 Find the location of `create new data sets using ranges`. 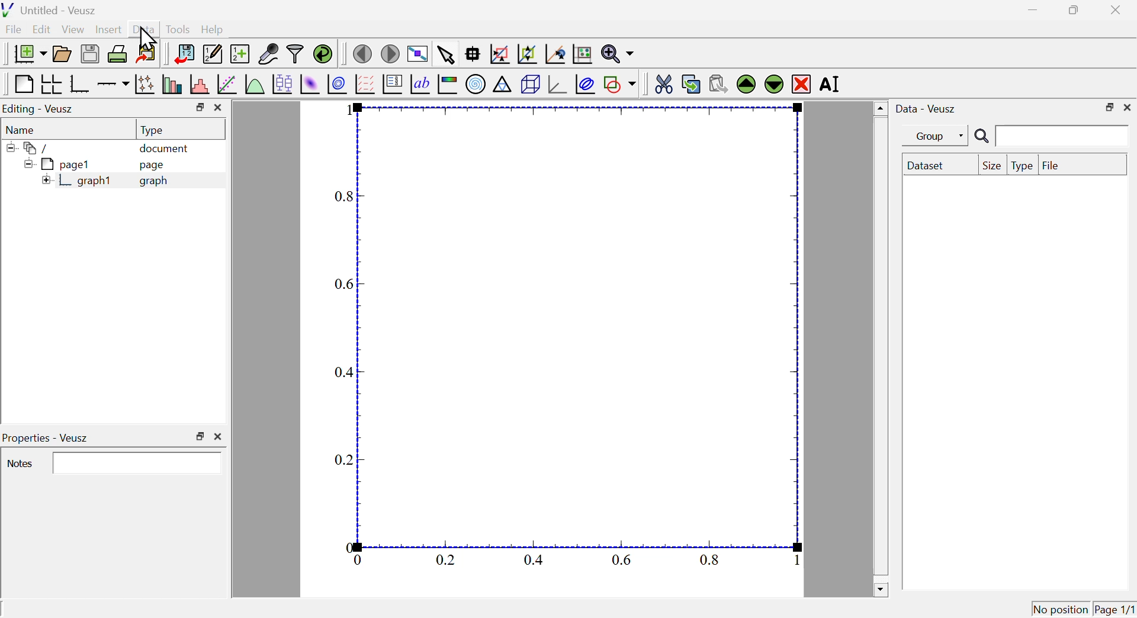

create new data sets using ranges is located at coordinates (240, 53).